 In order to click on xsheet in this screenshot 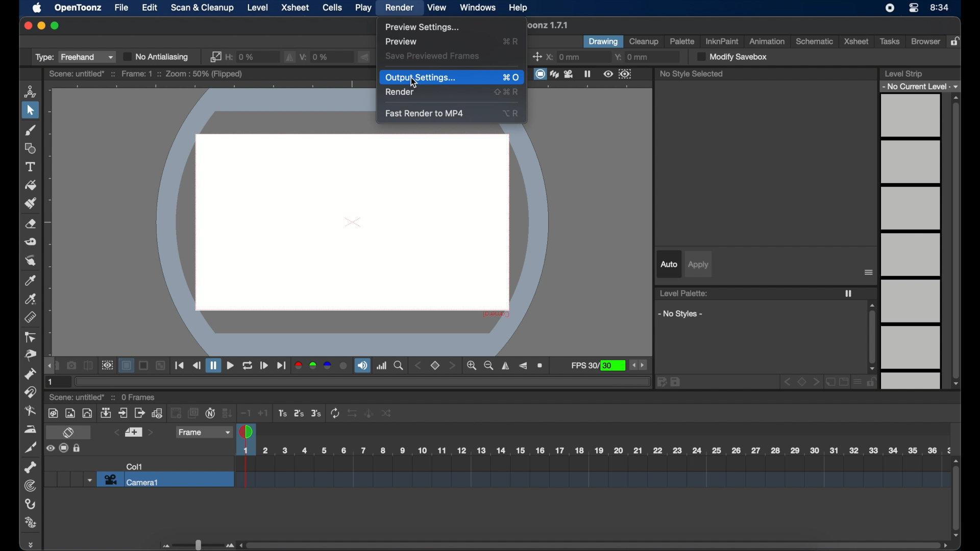, I will do `click(856, 41)`.